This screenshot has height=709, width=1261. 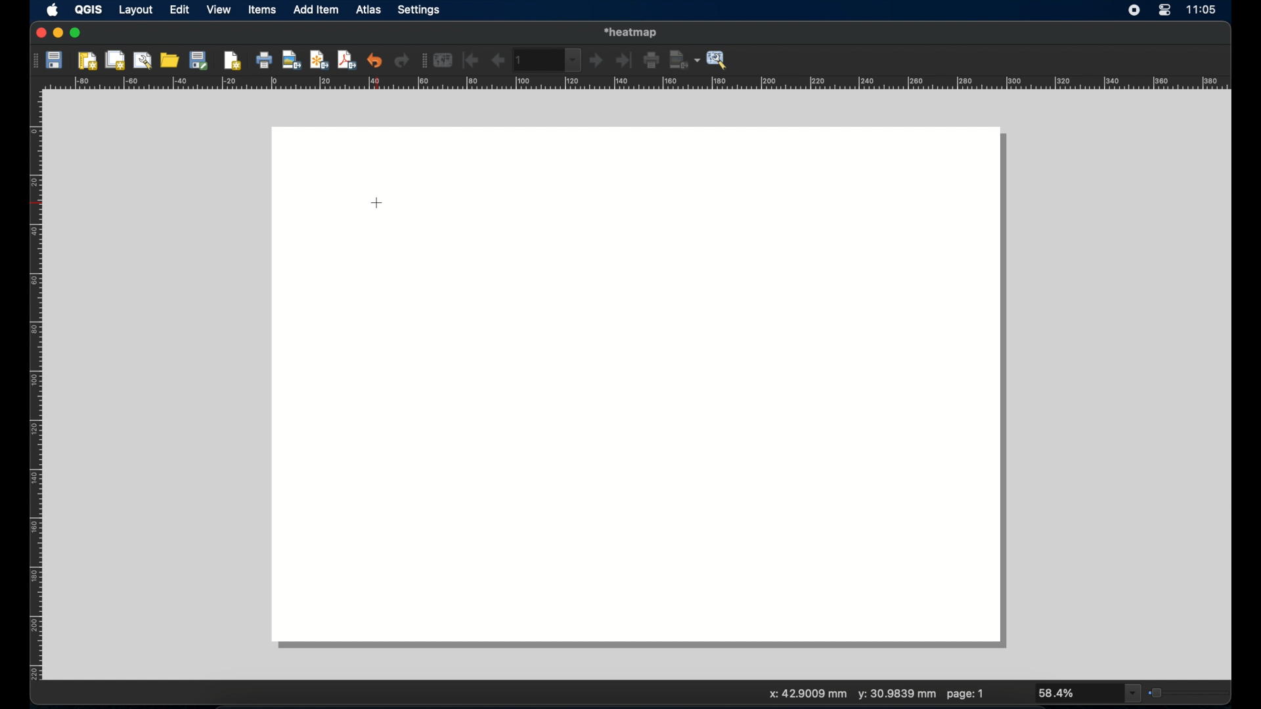 I want to click on layout manager, so click(x=144, y=60).